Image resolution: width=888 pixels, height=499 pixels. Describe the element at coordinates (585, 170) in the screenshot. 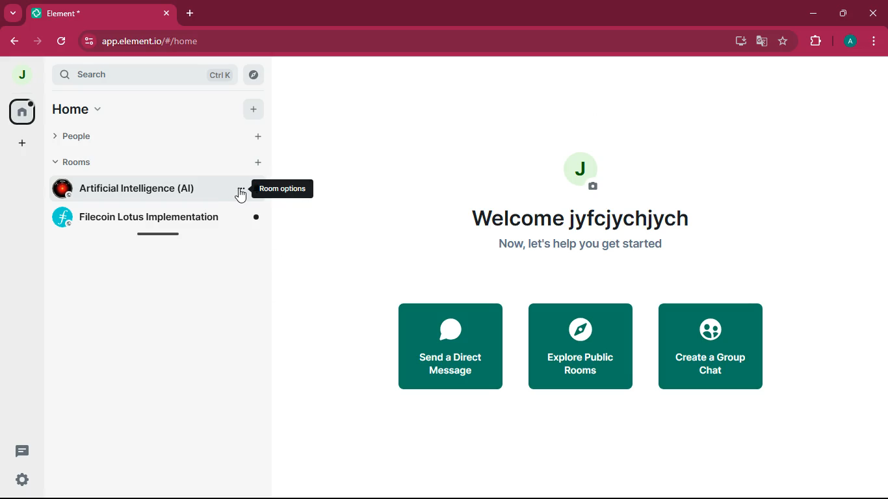

I see `profile picture` at that location.